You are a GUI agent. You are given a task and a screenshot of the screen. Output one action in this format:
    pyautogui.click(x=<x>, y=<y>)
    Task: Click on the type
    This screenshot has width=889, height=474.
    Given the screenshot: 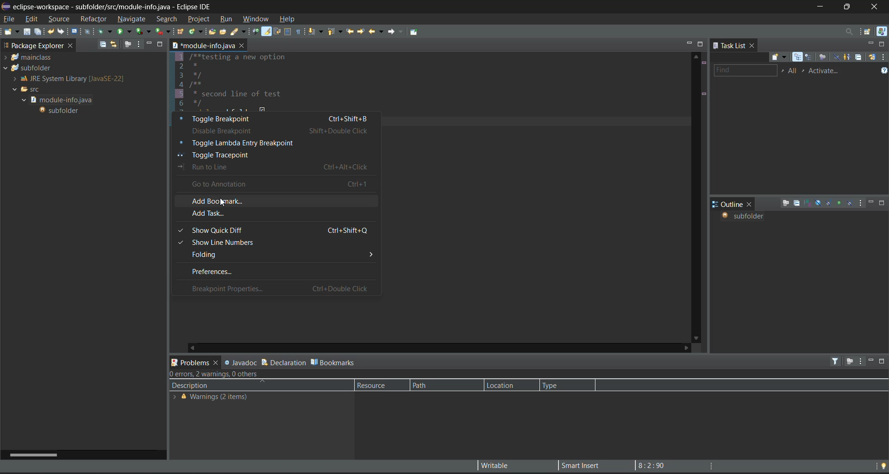 What is the action you would take?
    pyautogui.click(x=558, y=385)
    